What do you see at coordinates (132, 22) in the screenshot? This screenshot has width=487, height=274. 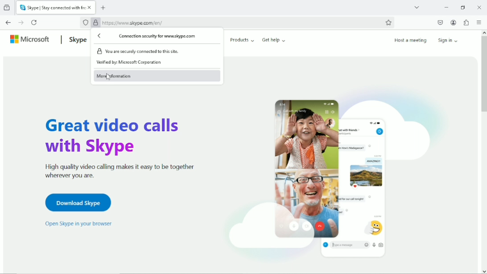 I see `httpsy//www.skype.com/en/` at bounding box center [132, 22].